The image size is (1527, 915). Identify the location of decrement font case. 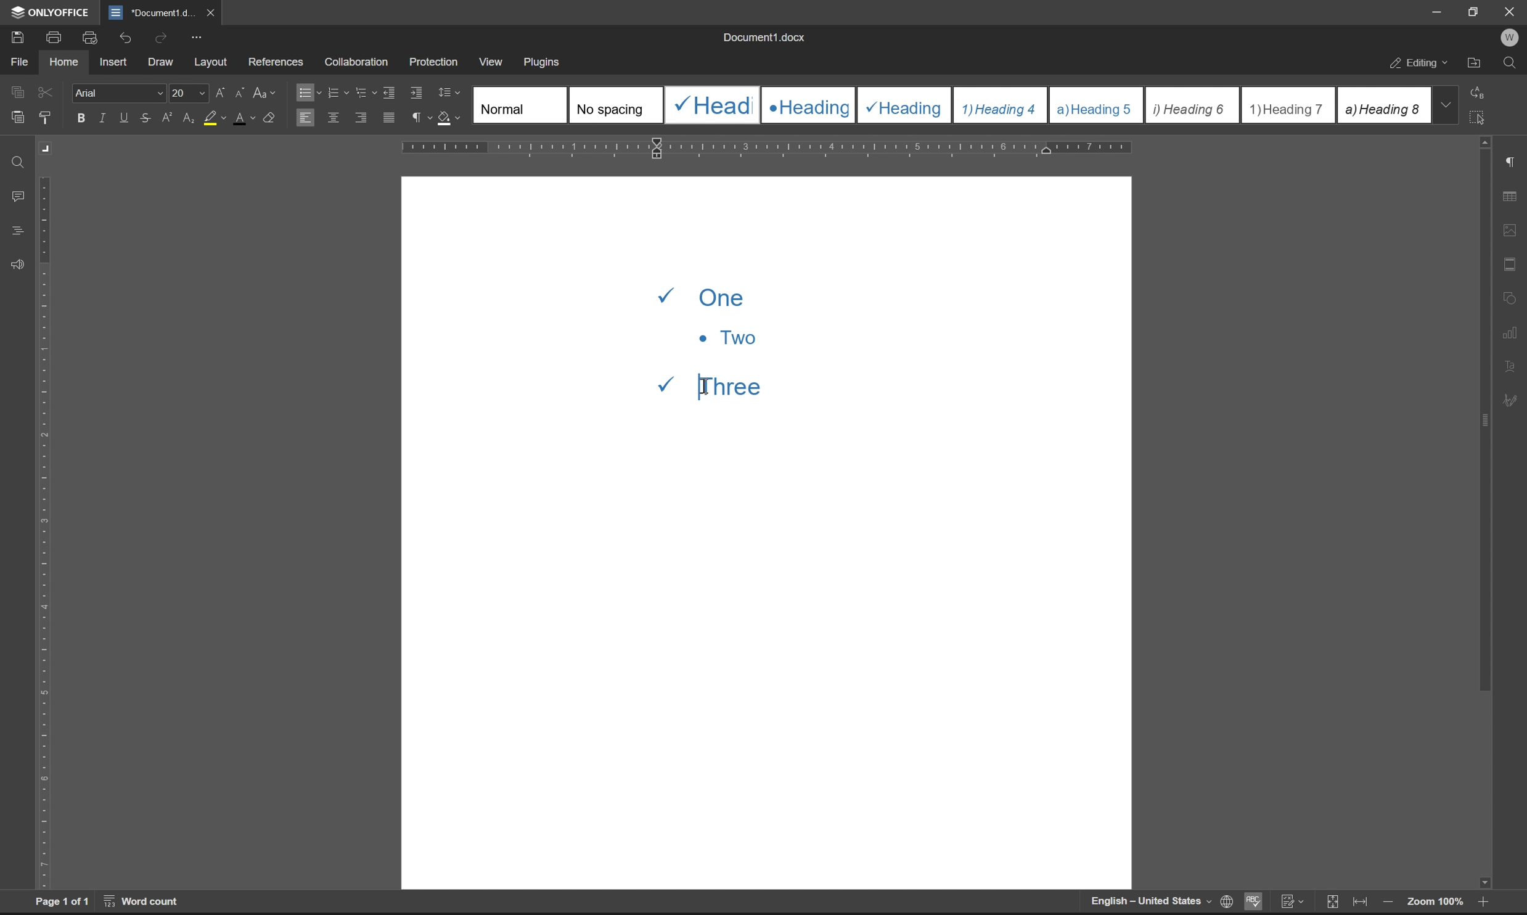
(237, 91).